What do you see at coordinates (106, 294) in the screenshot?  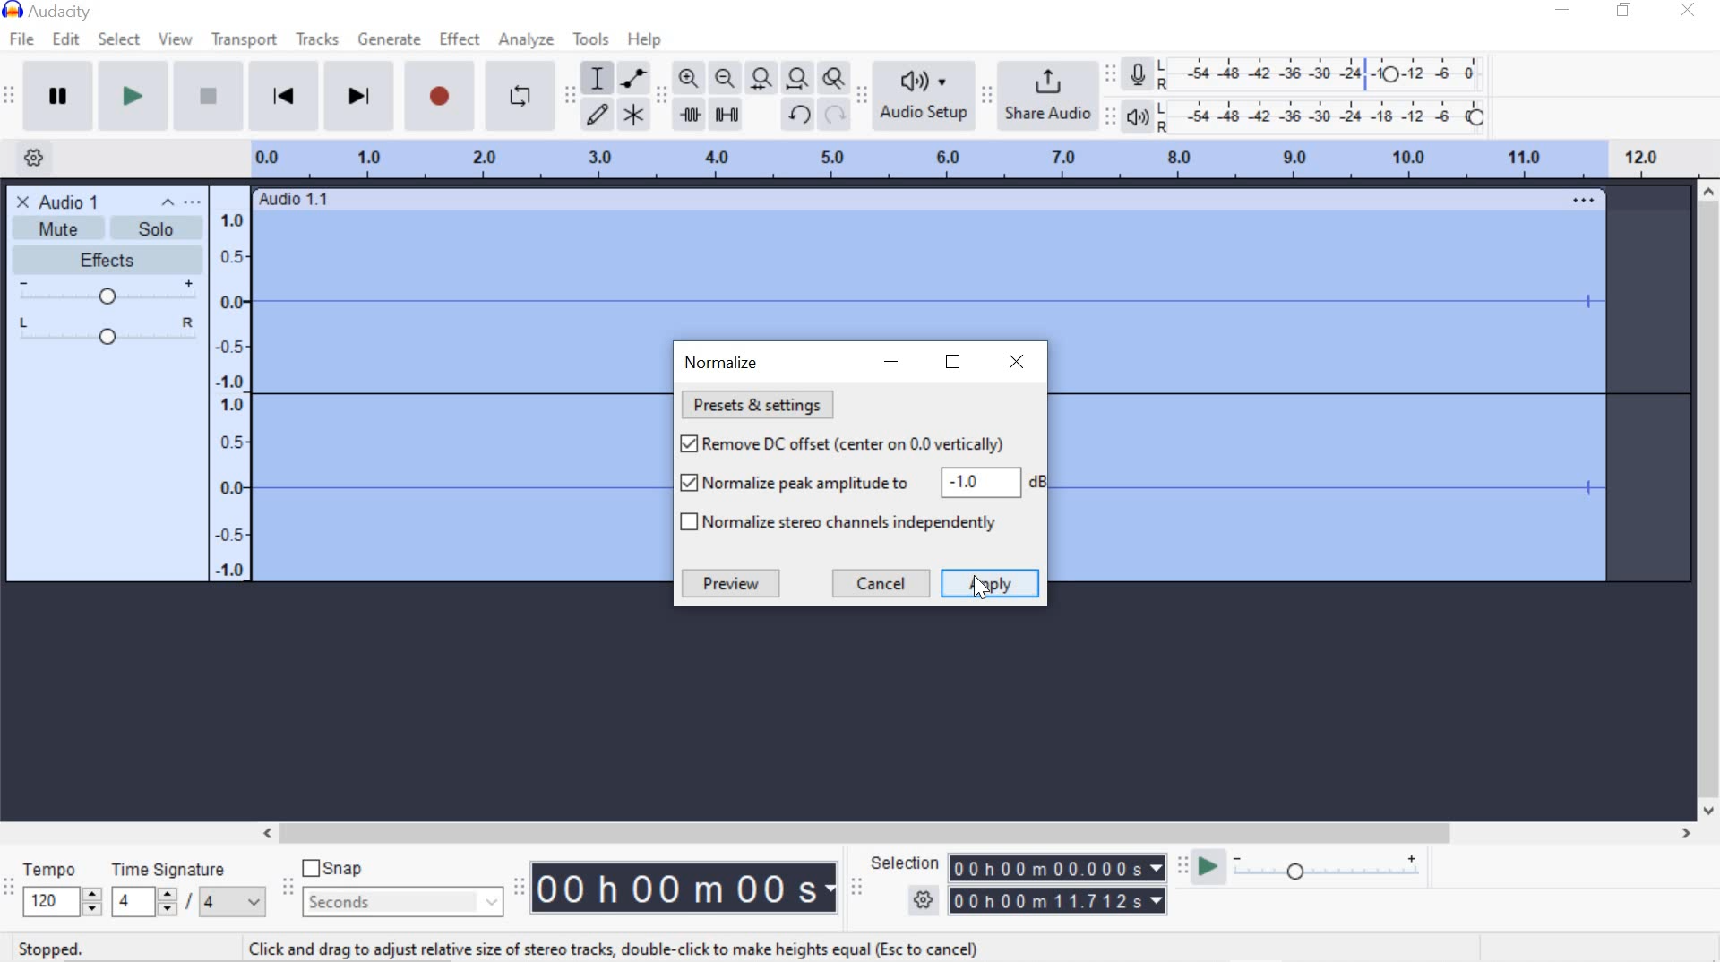 I see `Gain` at bounding box center [106, 294].